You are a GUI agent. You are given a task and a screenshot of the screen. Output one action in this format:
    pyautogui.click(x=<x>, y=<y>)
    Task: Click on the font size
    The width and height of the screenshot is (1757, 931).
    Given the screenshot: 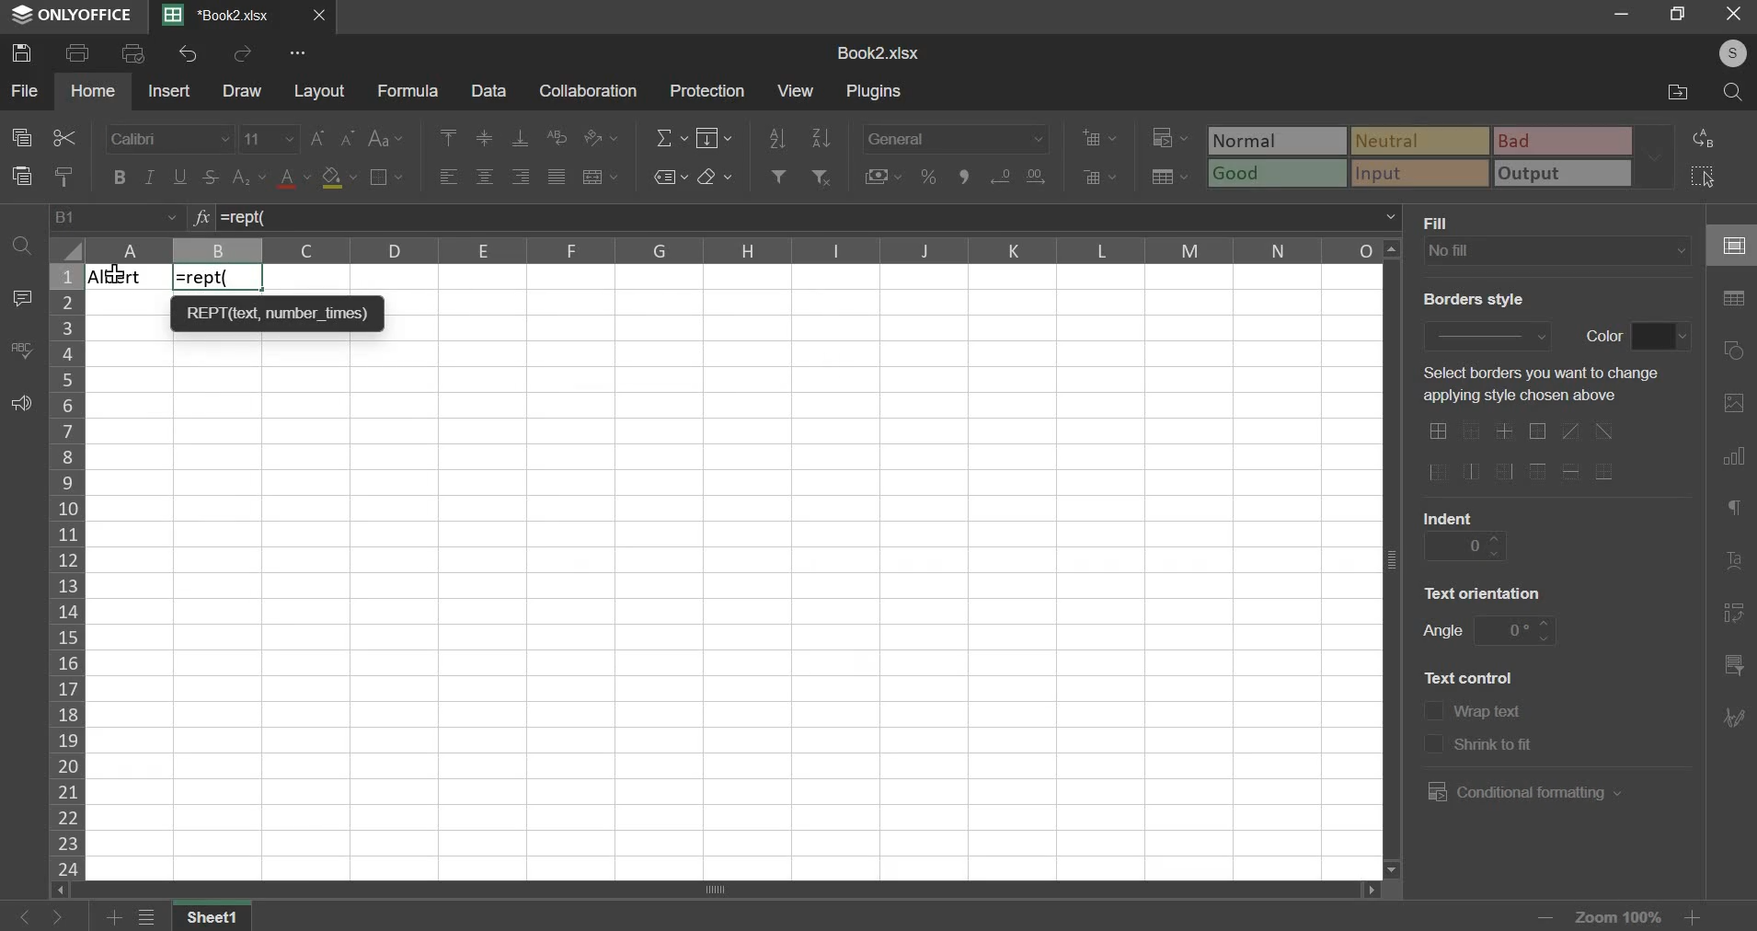 What is the action you would take?
    pyautogui.click(x=271, y=138)
    